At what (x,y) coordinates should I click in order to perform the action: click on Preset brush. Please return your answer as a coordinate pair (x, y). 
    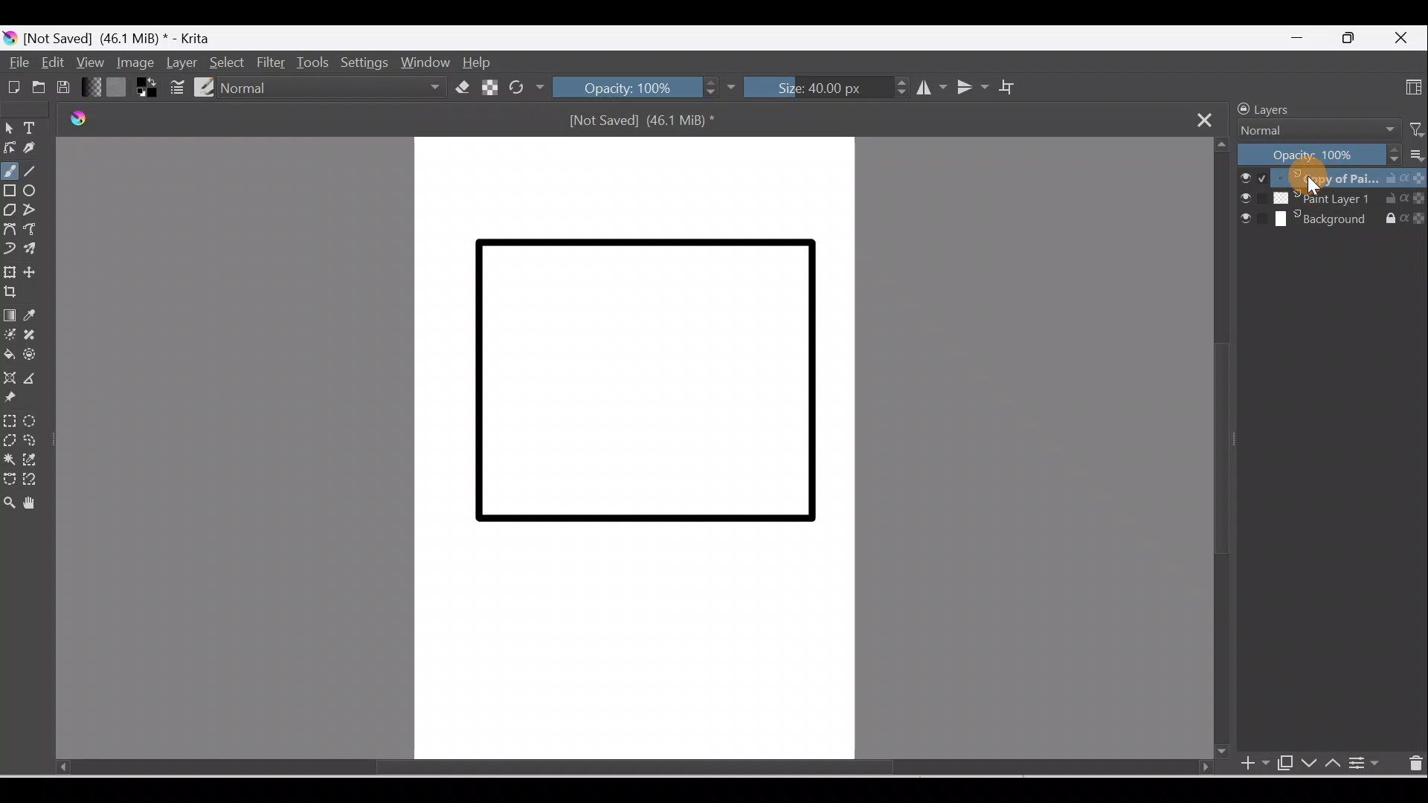
    Looking at the image, I should click on (203, 86).